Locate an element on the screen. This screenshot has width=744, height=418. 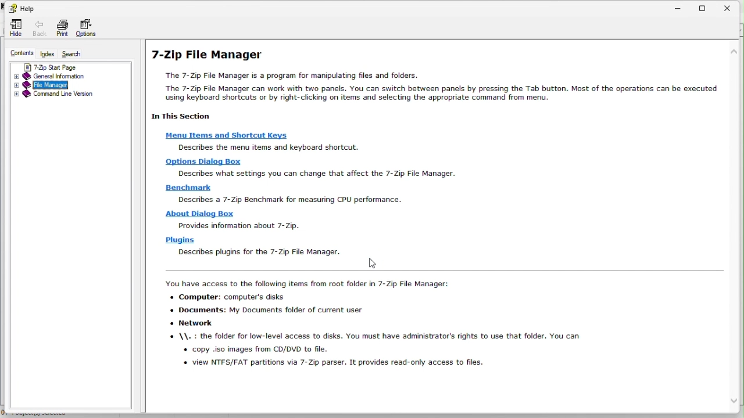
describes plugins for the 7-zip File Manager is located at coordinates (261, 253).